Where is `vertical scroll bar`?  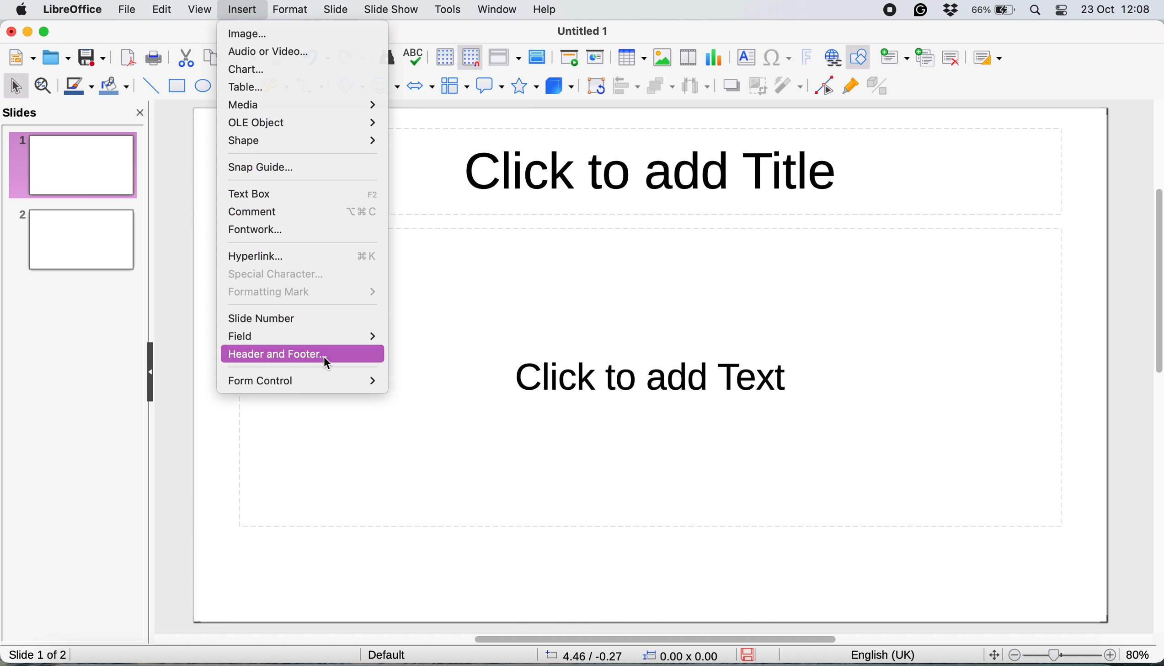 vertical scroll bar is located at coordinates (1153, 290).